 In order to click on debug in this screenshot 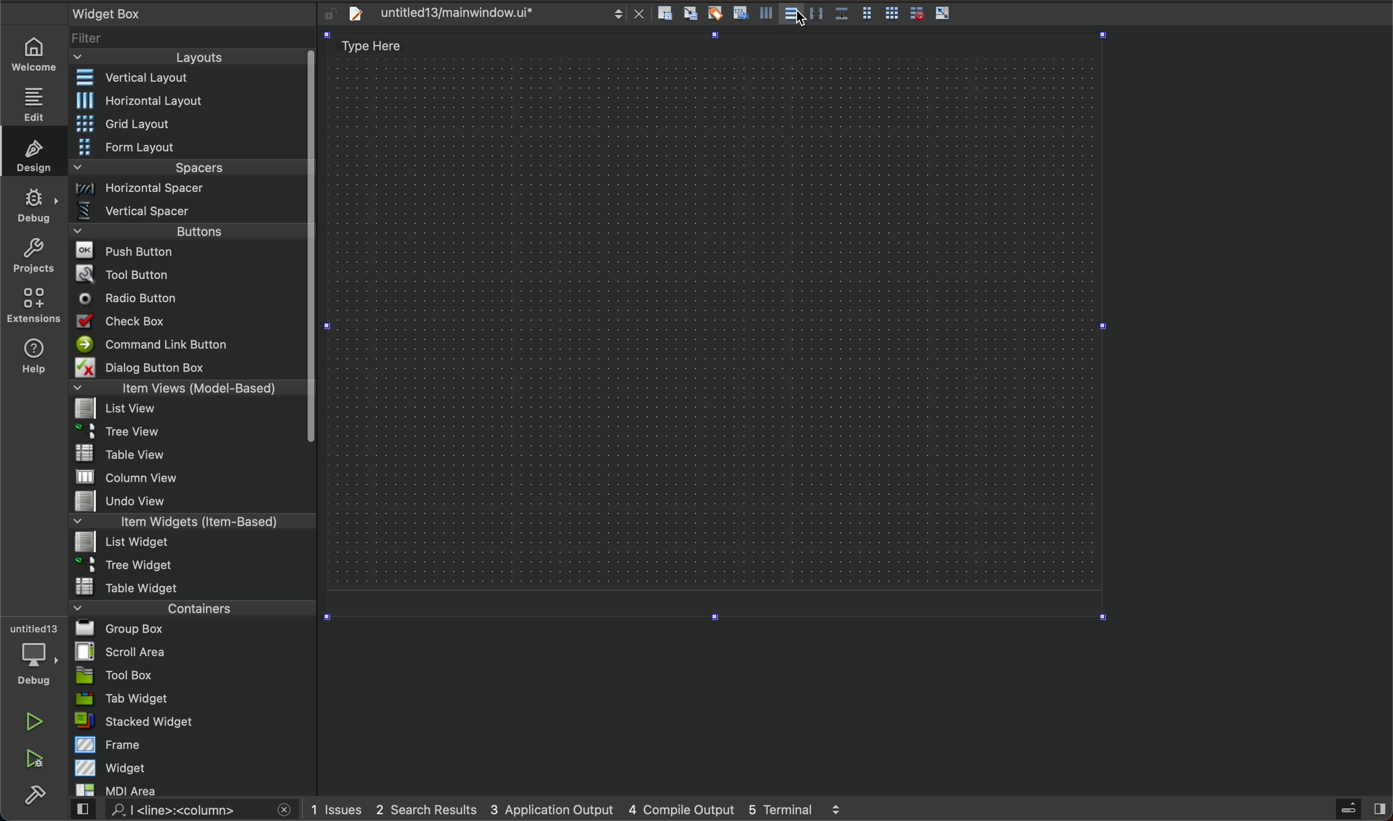, I will do `click(32, 656)`.